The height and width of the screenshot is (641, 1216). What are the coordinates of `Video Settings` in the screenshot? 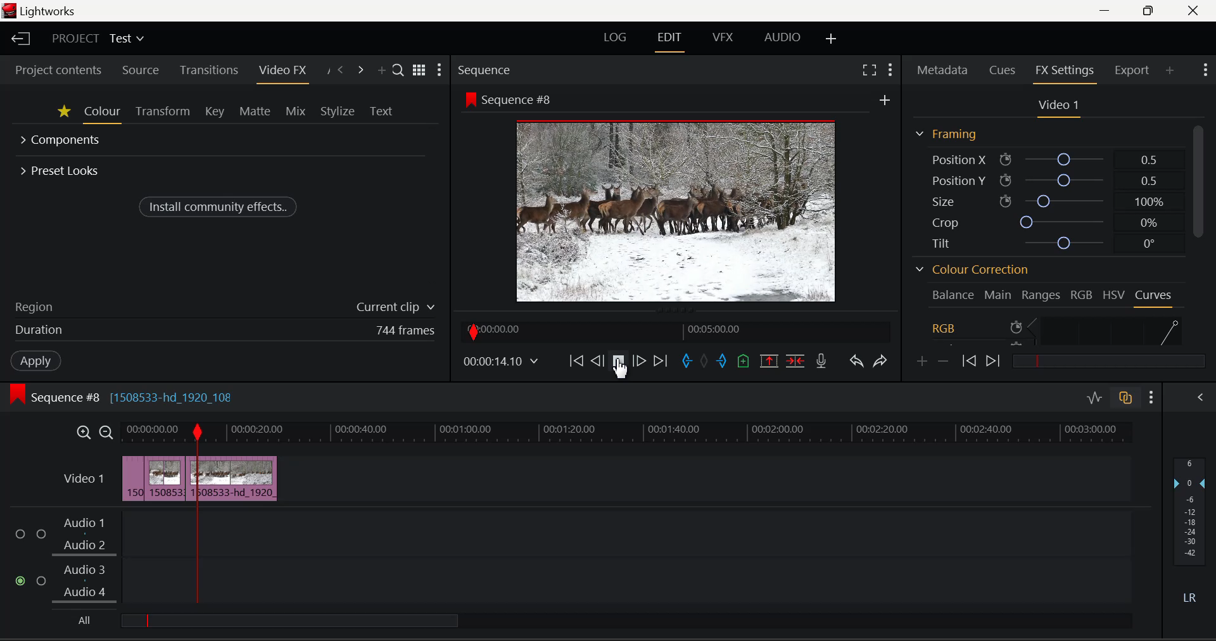 It's located at (1055, 106).